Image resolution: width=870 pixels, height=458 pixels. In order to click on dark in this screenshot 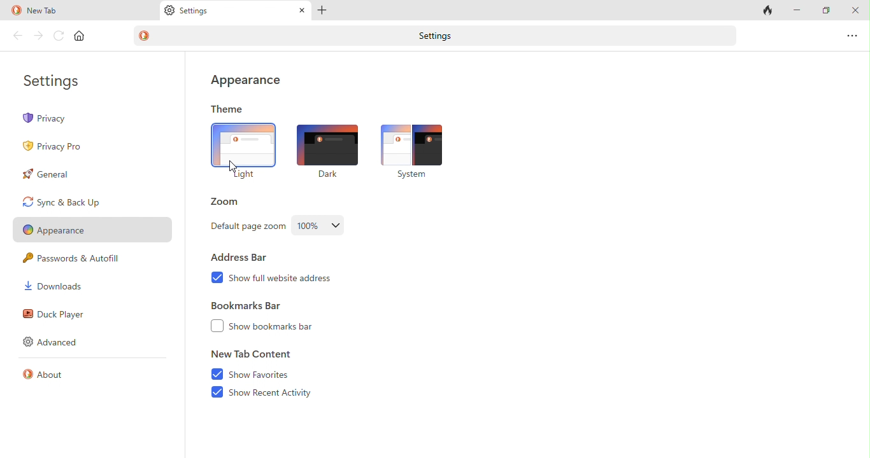, I will do `click(324, 149)`.